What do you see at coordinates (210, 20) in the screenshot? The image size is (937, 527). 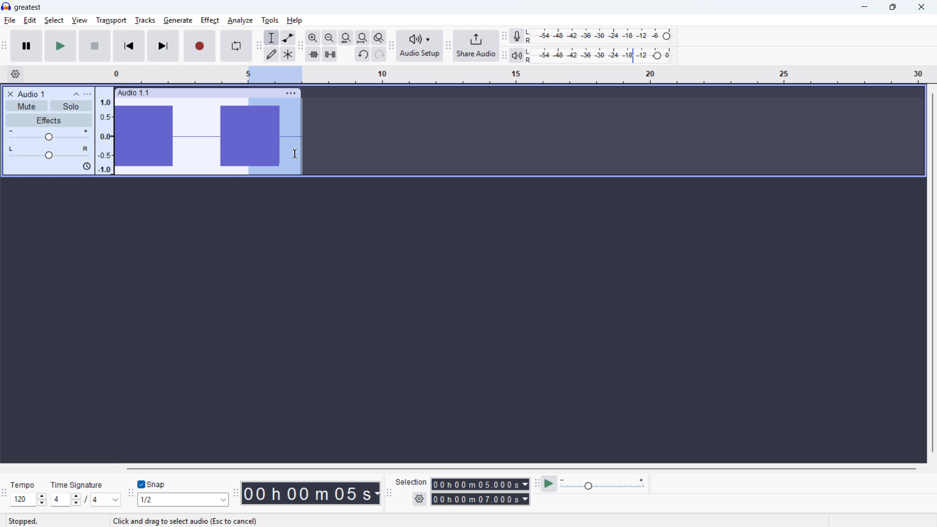 I see `effect` at bounding box center [210, 20].